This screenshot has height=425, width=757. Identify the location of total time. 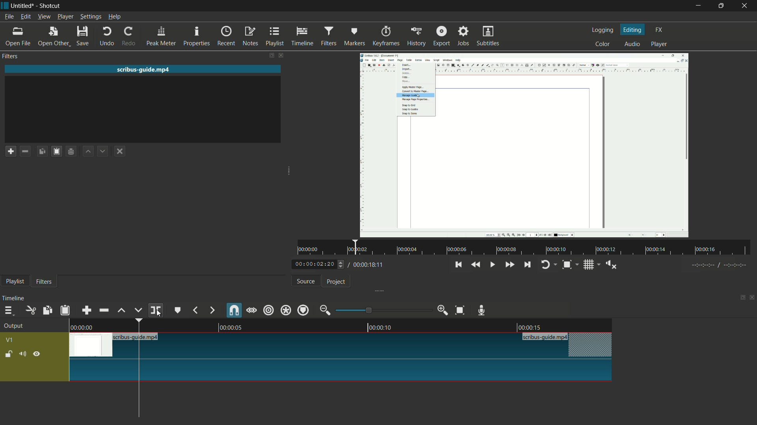
(366, 265).